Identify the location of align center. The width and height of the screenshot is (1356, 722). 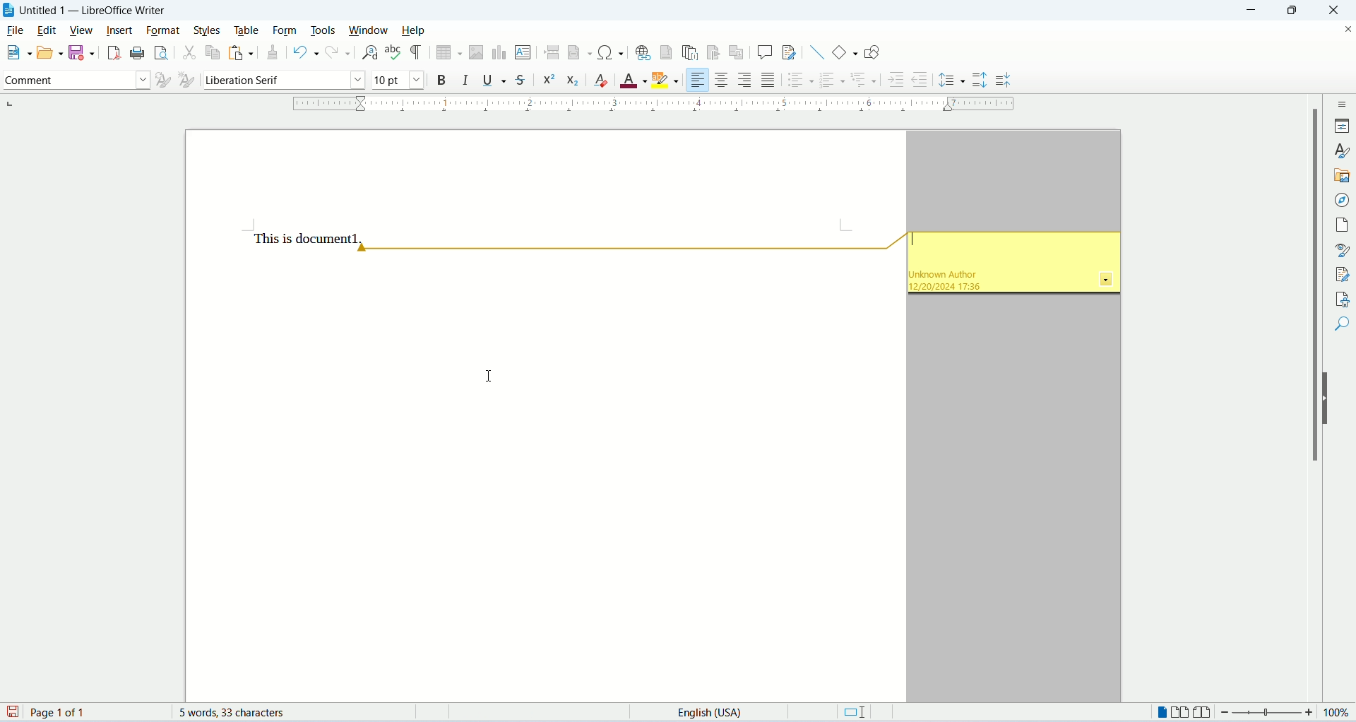
(722, 80).